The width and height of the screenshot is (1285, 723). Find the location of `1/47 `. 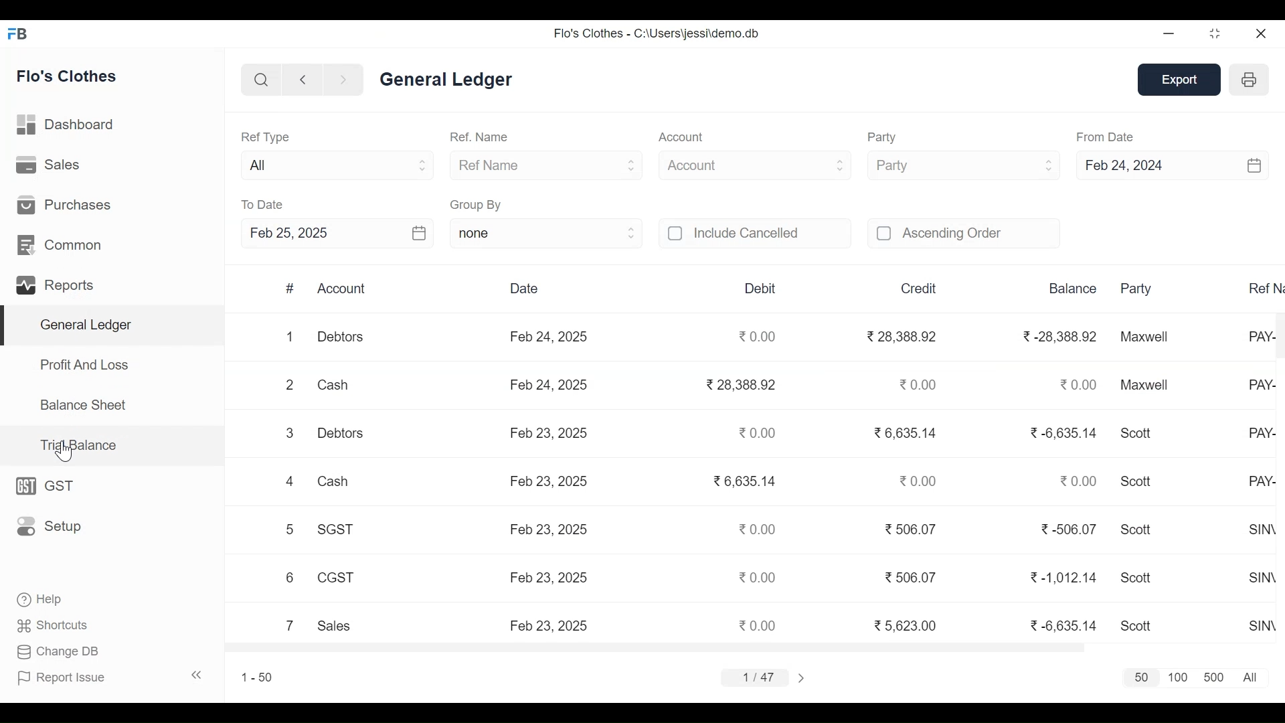

1/47  is located at coordinates (756, 677).